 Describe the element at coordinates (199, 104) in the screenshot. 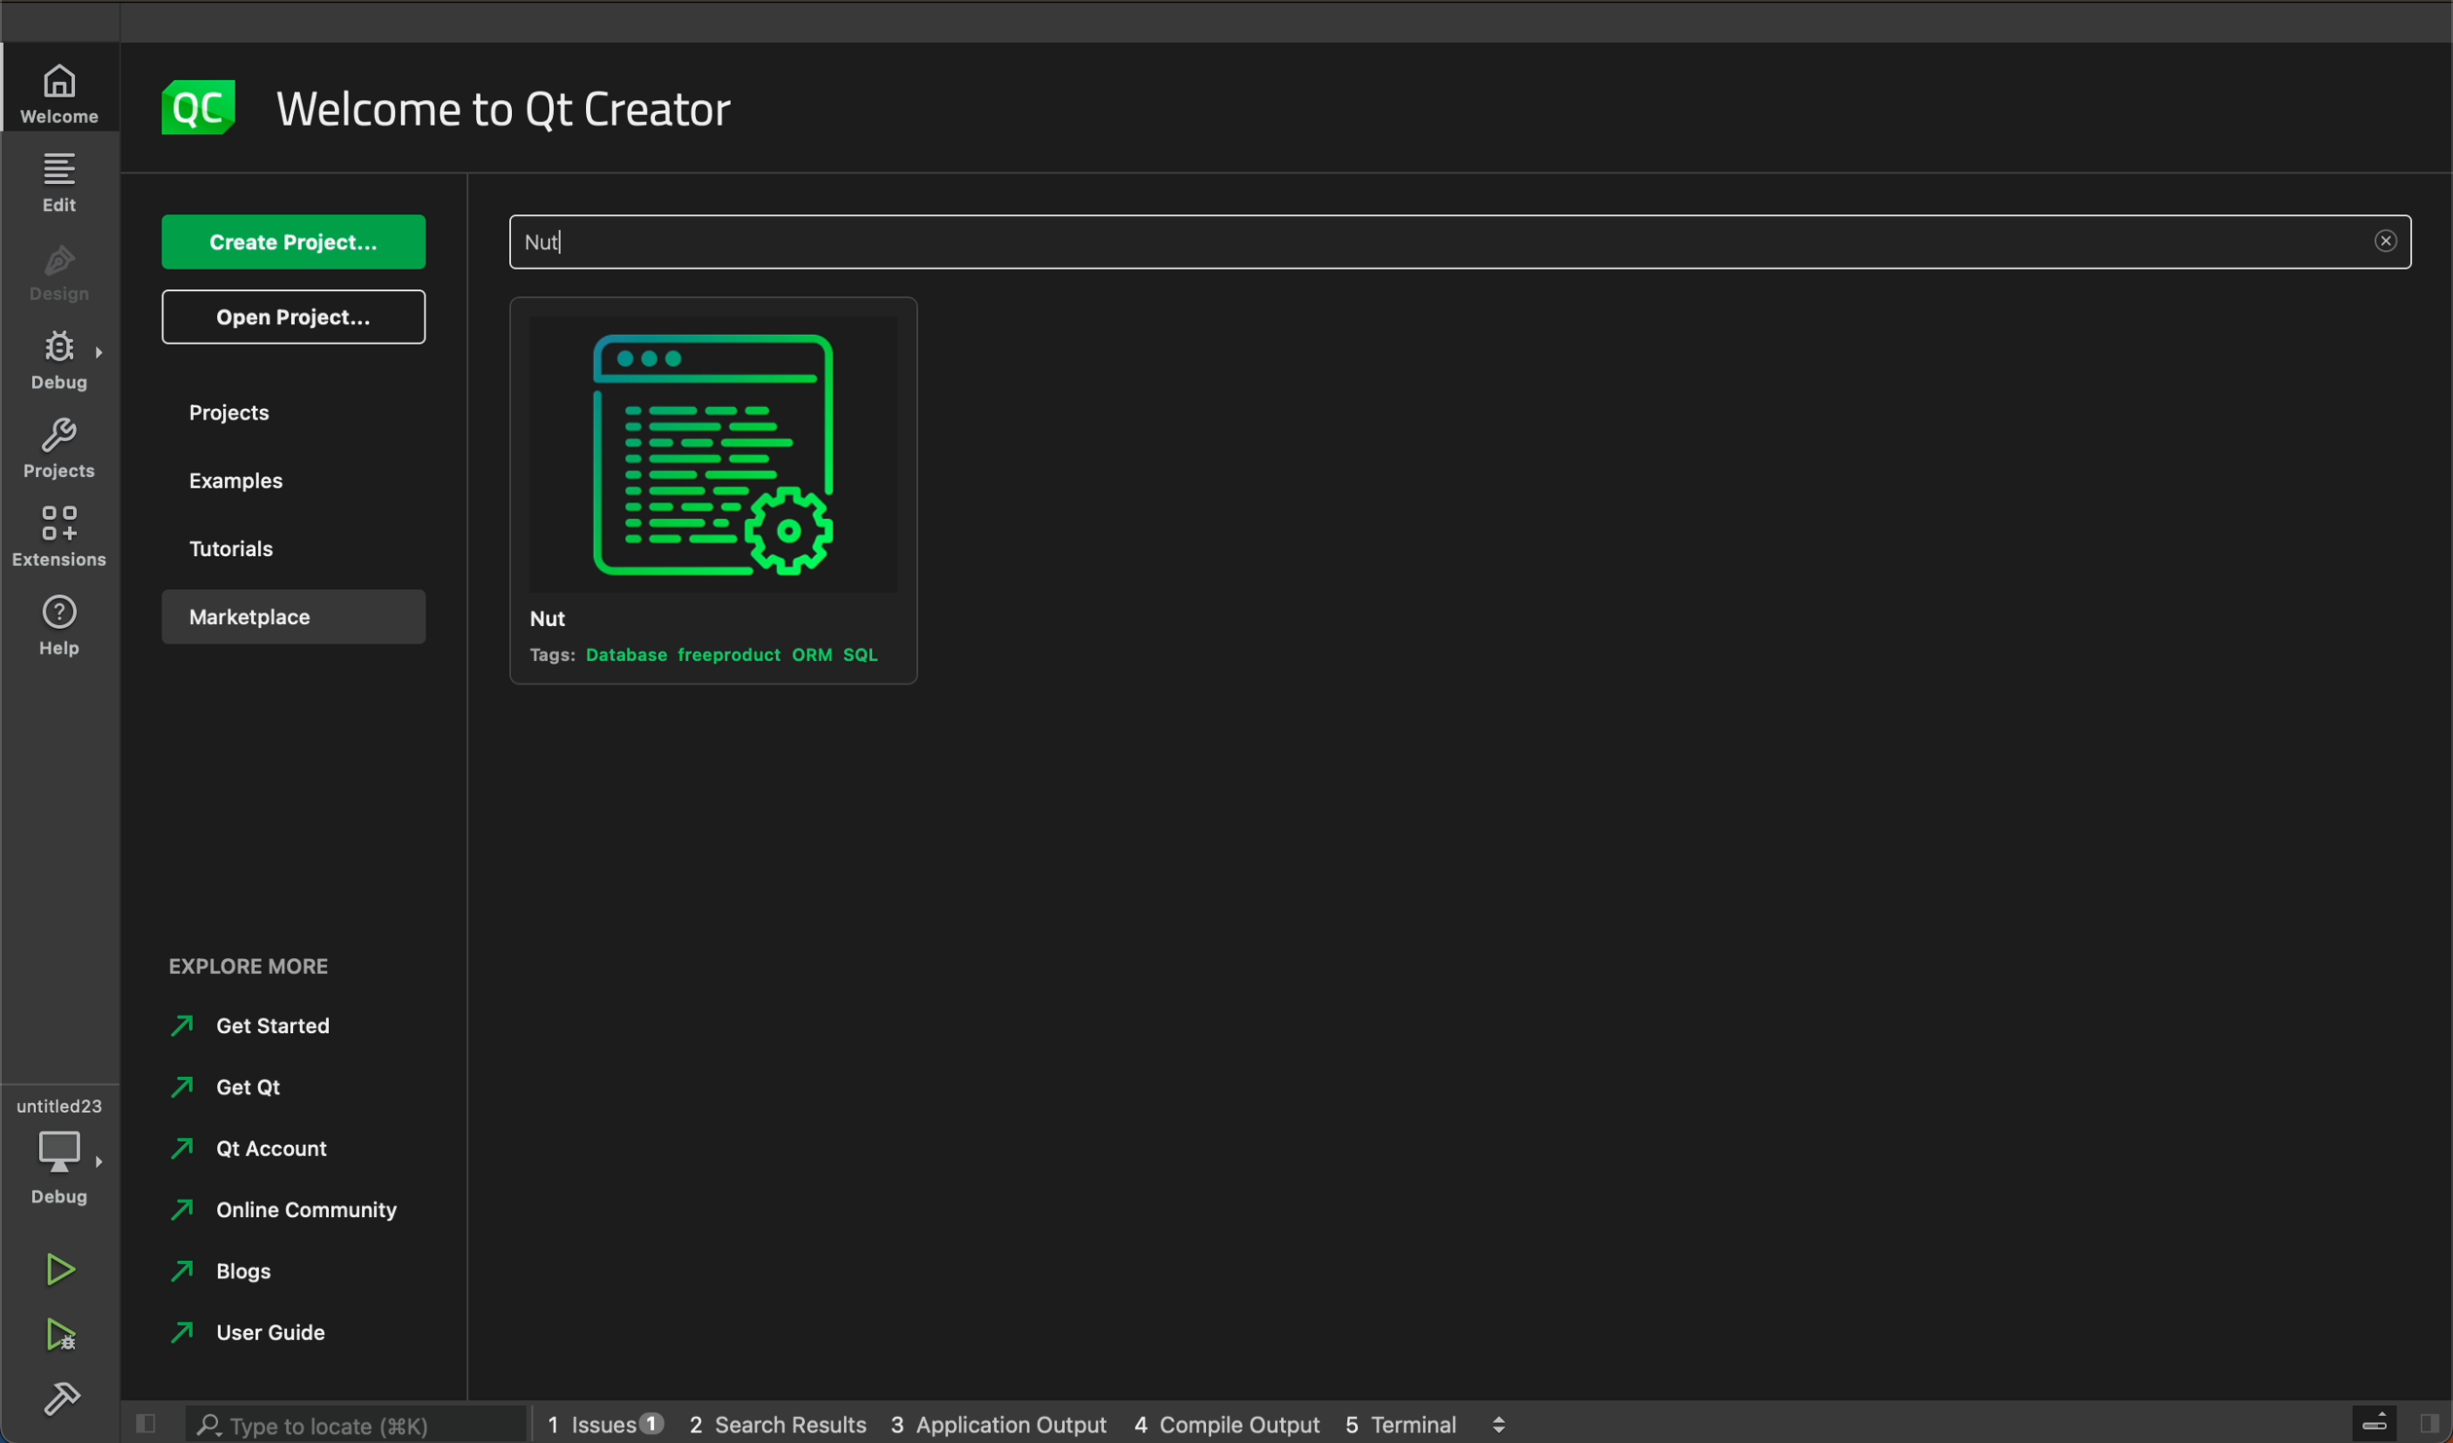

I see `logo` at that location.